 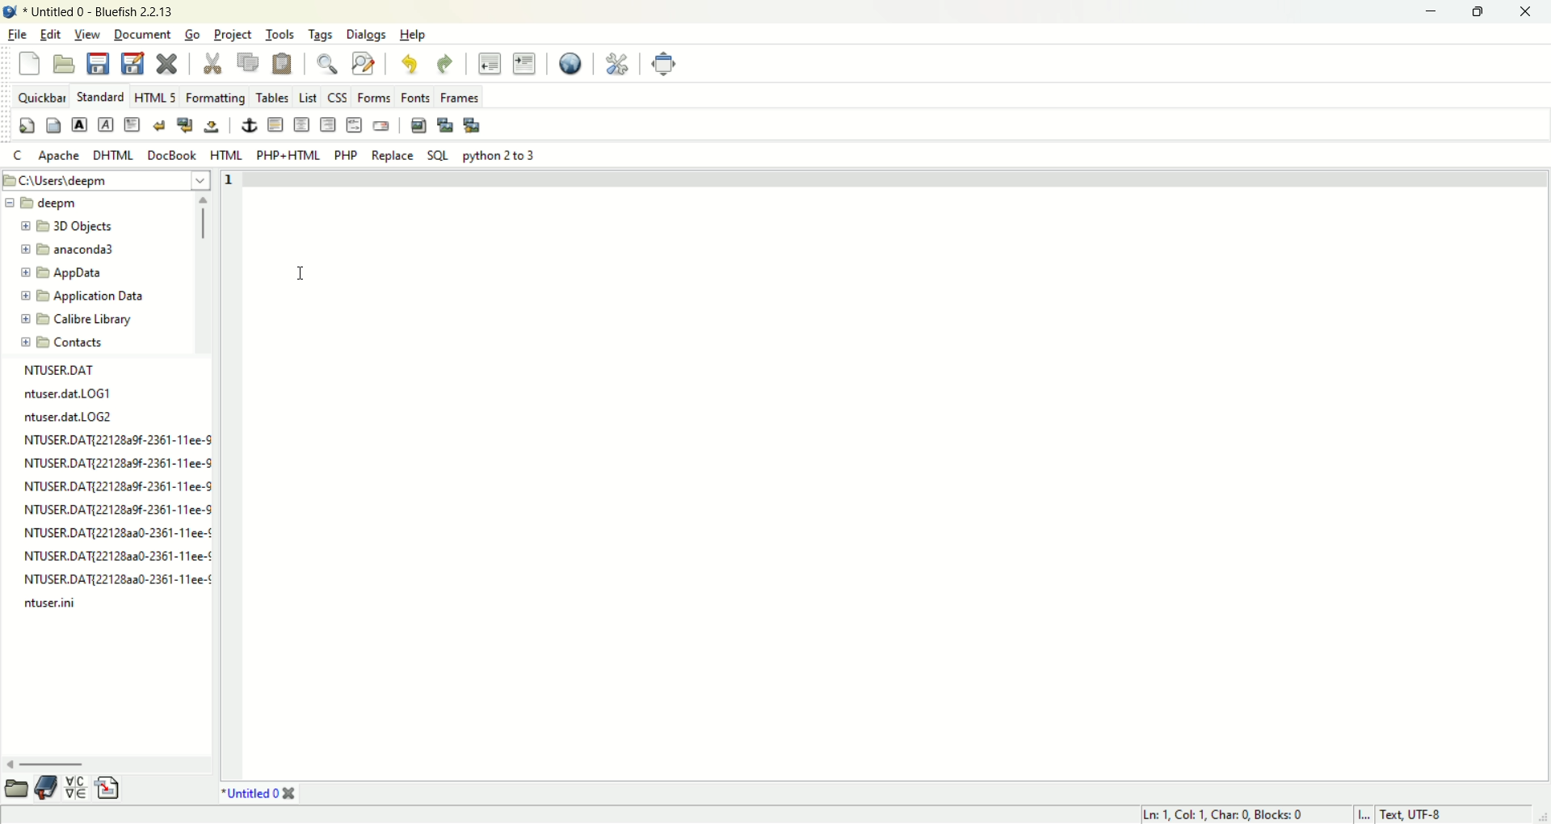 What do you see at coordinates (69, 398) in the screenshot?
I see `ntuser.dat.LOG1` at bounding box center [69, 398].